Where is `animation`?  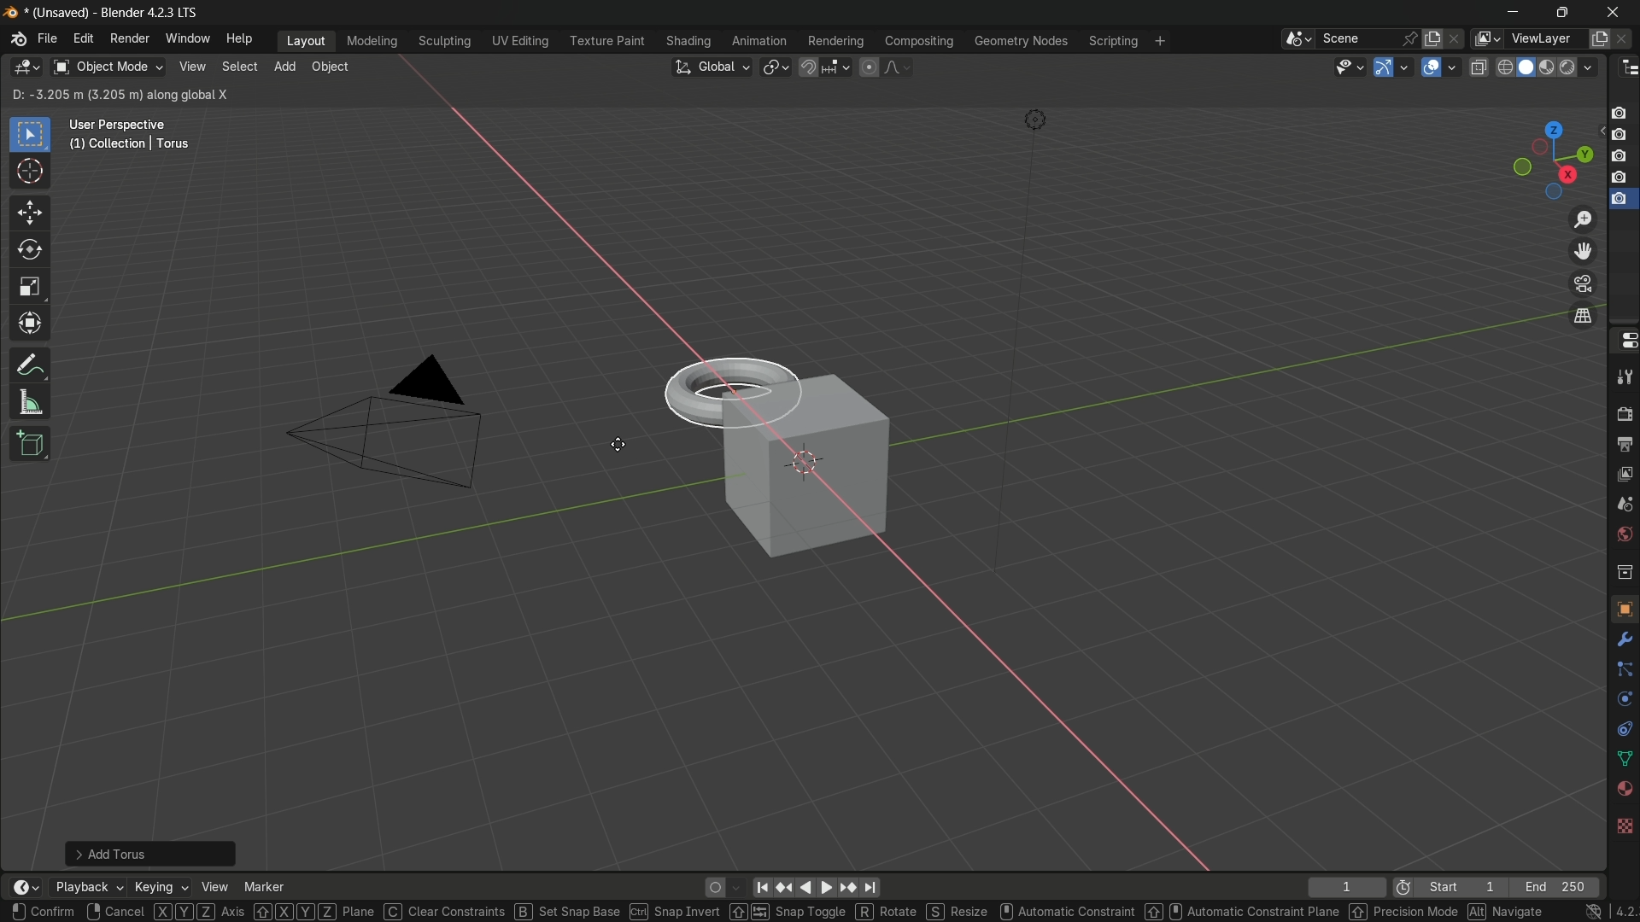
animation is located at coordinates (759, 41).